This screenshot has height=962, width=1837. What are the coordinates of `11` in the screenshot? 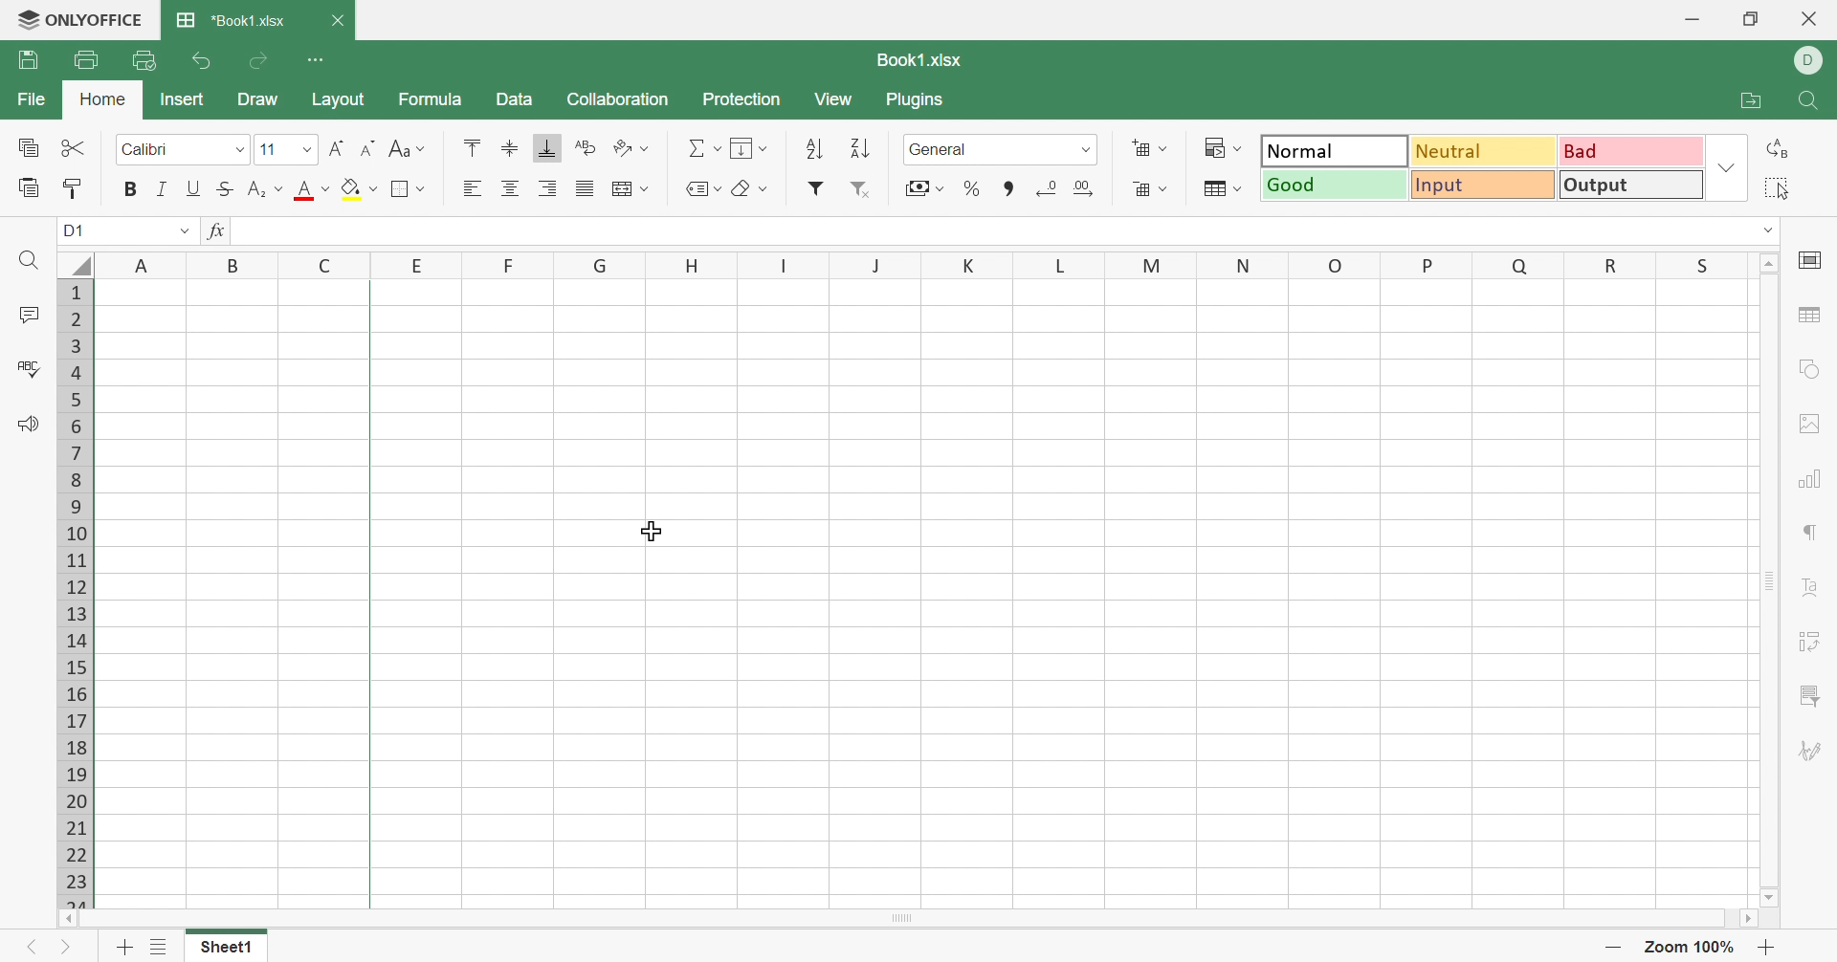 It's located at (267, 148).